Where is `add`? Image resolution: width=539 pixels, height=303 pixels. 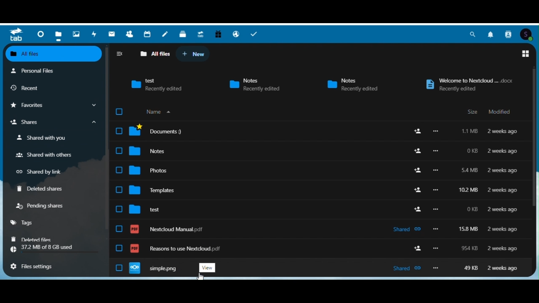 add is located at coordinates (418, 151).